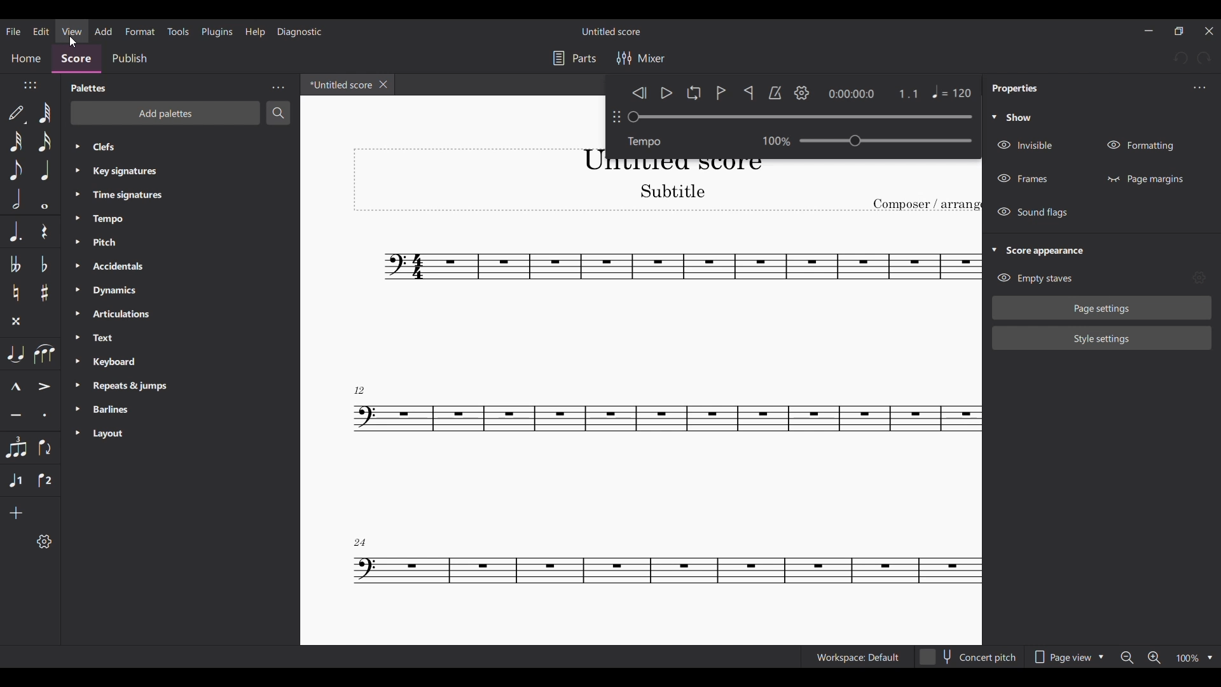 This screenshot has height=687, width=1221. What do you see at coordinates (16, 448) in the screenshot?
I see `Tupplet` at bounding box center [16, 448].